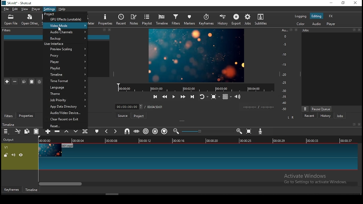 Image resolution: width=363 pixels, height=204 pixels. I want to click on 00:00:29, so click(280, 141).